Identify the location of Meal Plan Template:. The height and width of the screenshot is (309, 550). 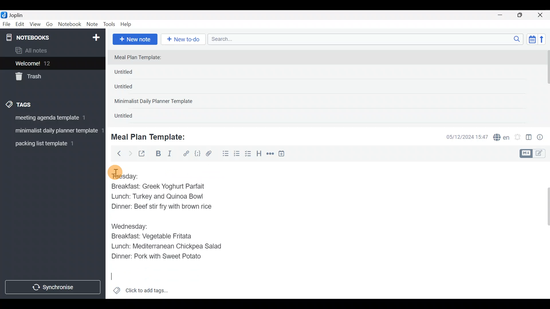
(141, 58).